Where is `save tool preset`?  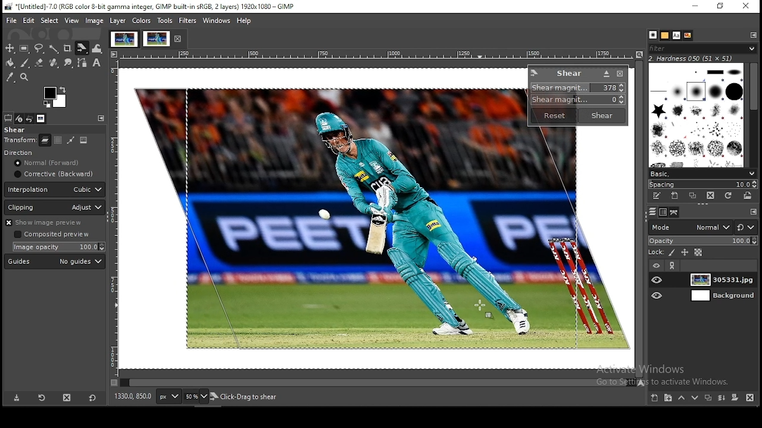 save tool preset is located at coordinates (15, 398).